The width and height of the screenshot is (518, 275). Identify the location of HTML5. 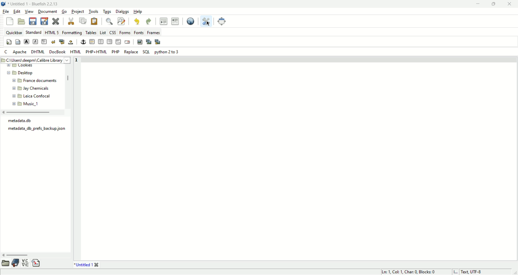
(52, 32).